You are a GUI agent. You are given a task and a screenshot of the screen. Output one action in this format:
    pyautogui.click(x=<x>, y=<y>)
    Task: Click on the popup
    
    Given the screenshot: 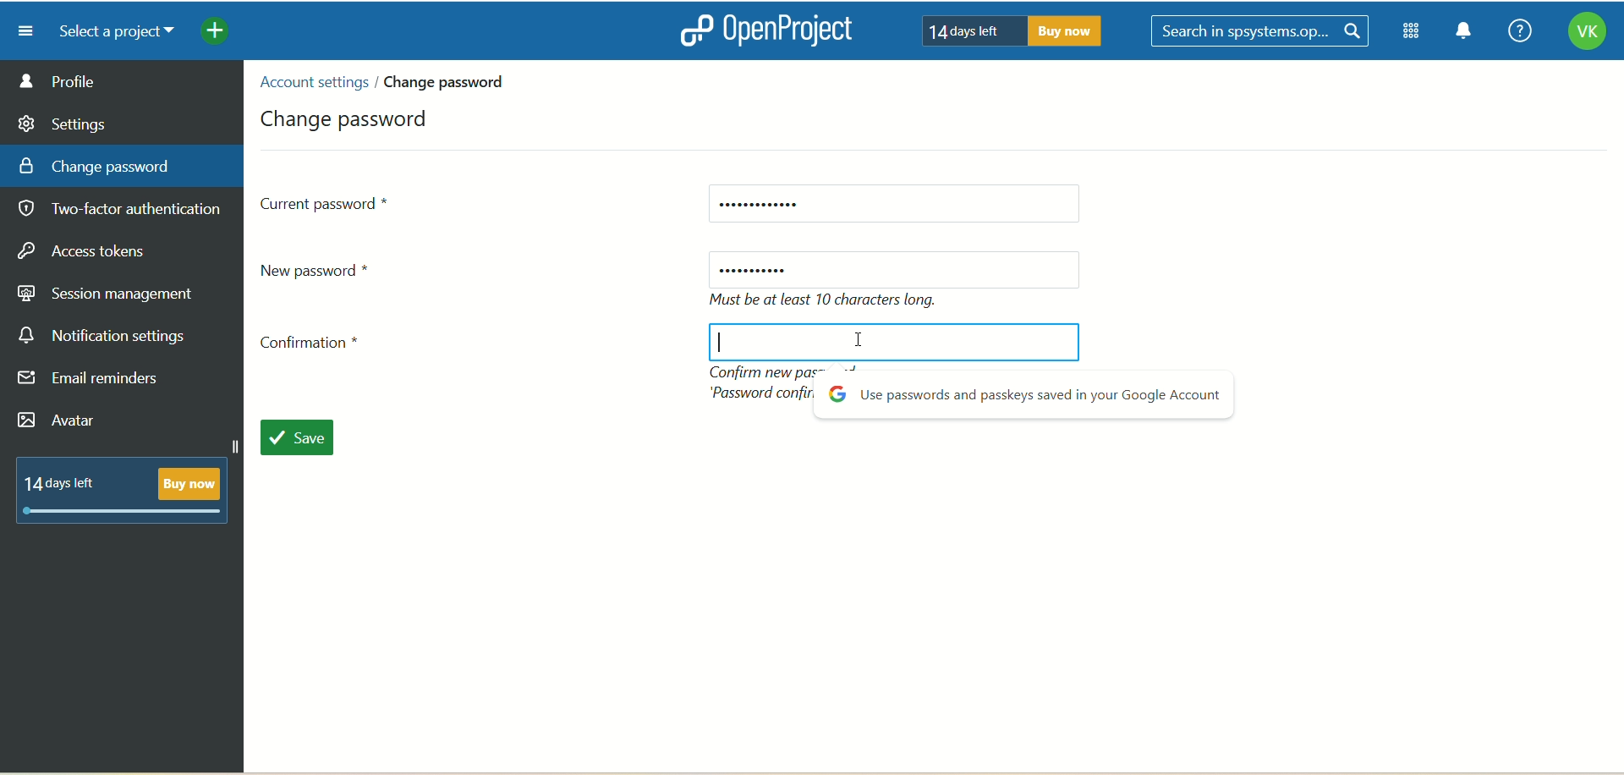 What is the action you would take?
    pyautogui.click(x=1027, y=393)
    